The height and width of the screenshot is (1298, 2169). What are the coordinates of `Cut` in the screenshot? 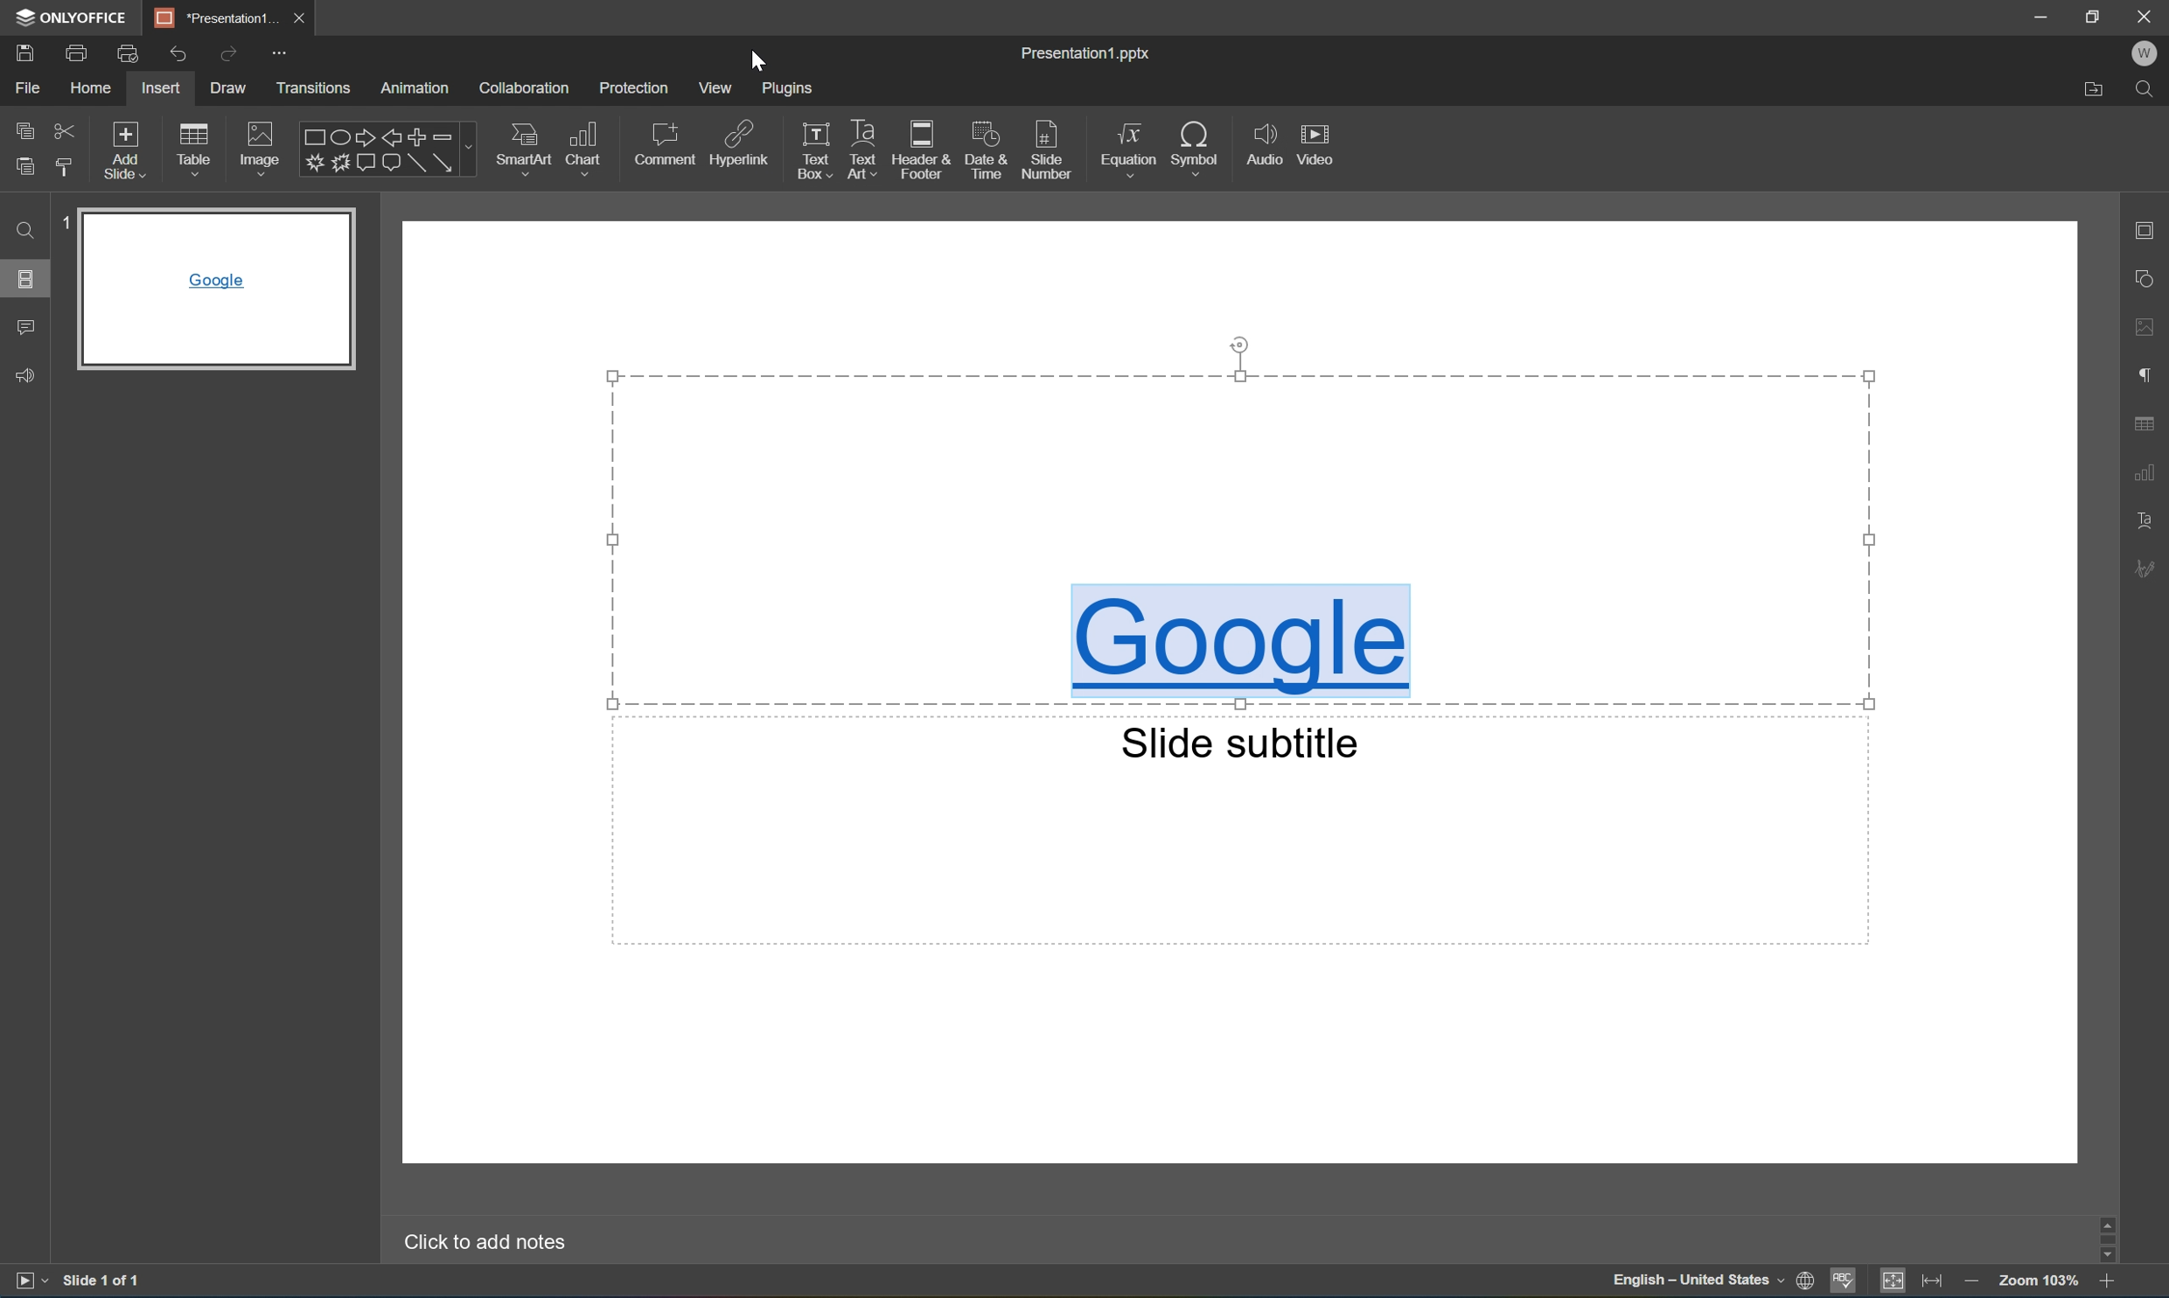 It's located at (69, 129).